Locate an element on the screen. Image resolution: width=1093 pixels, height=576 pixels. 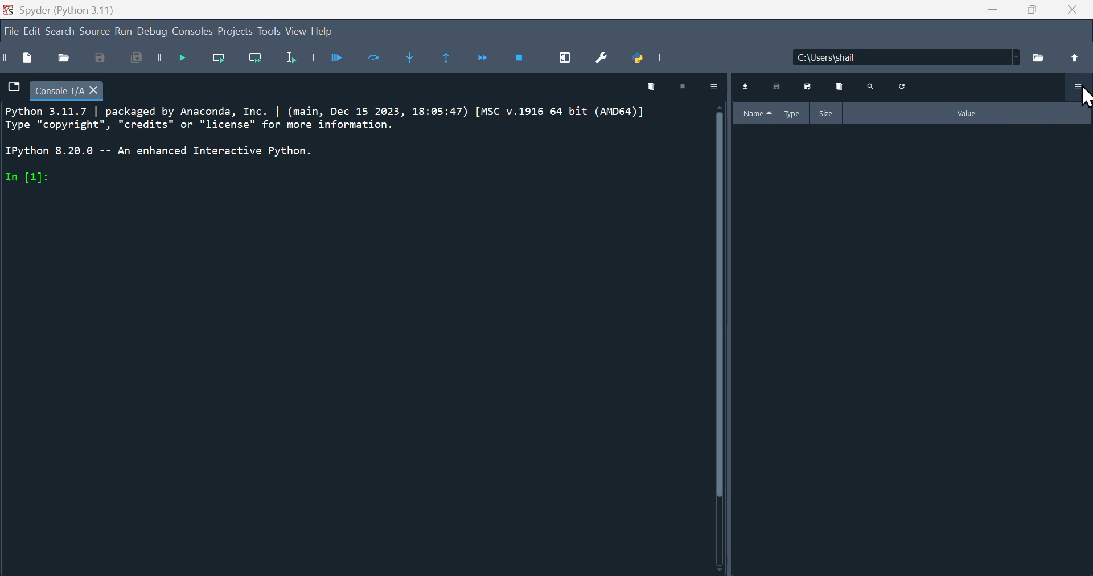
Delete panel is located at coordinates (646, 88).